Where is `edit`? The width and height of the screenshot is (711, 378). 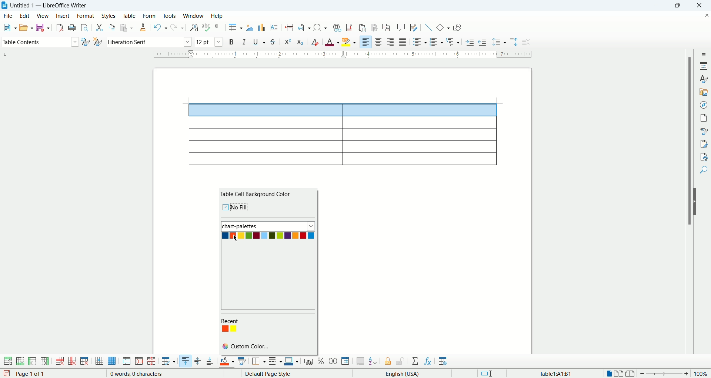
edit is located at coordinates (24, 16).